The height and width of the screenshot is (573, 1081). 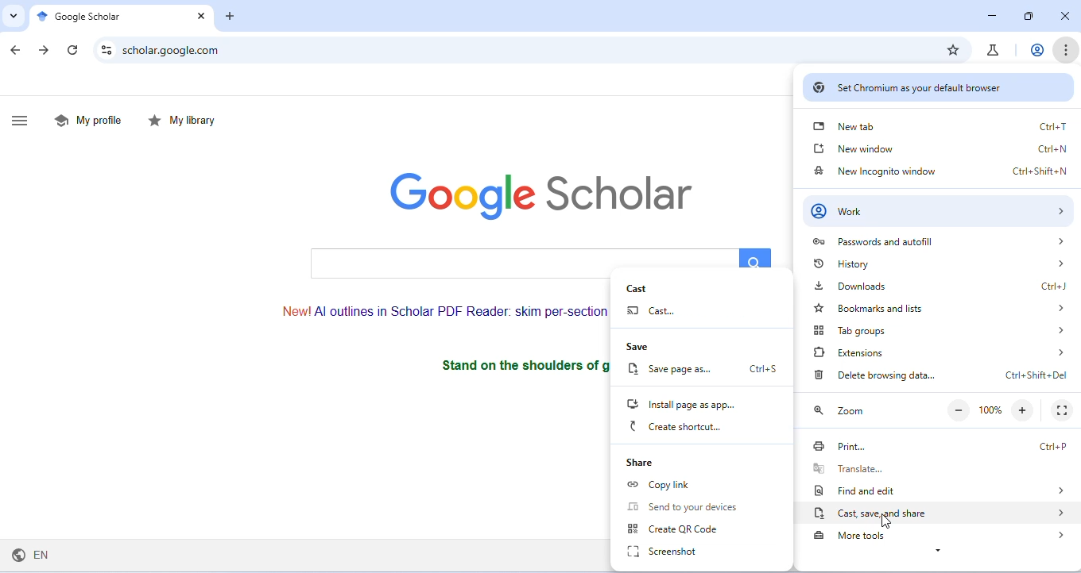 I want to click on show side bar, so click(x=25, y=119).